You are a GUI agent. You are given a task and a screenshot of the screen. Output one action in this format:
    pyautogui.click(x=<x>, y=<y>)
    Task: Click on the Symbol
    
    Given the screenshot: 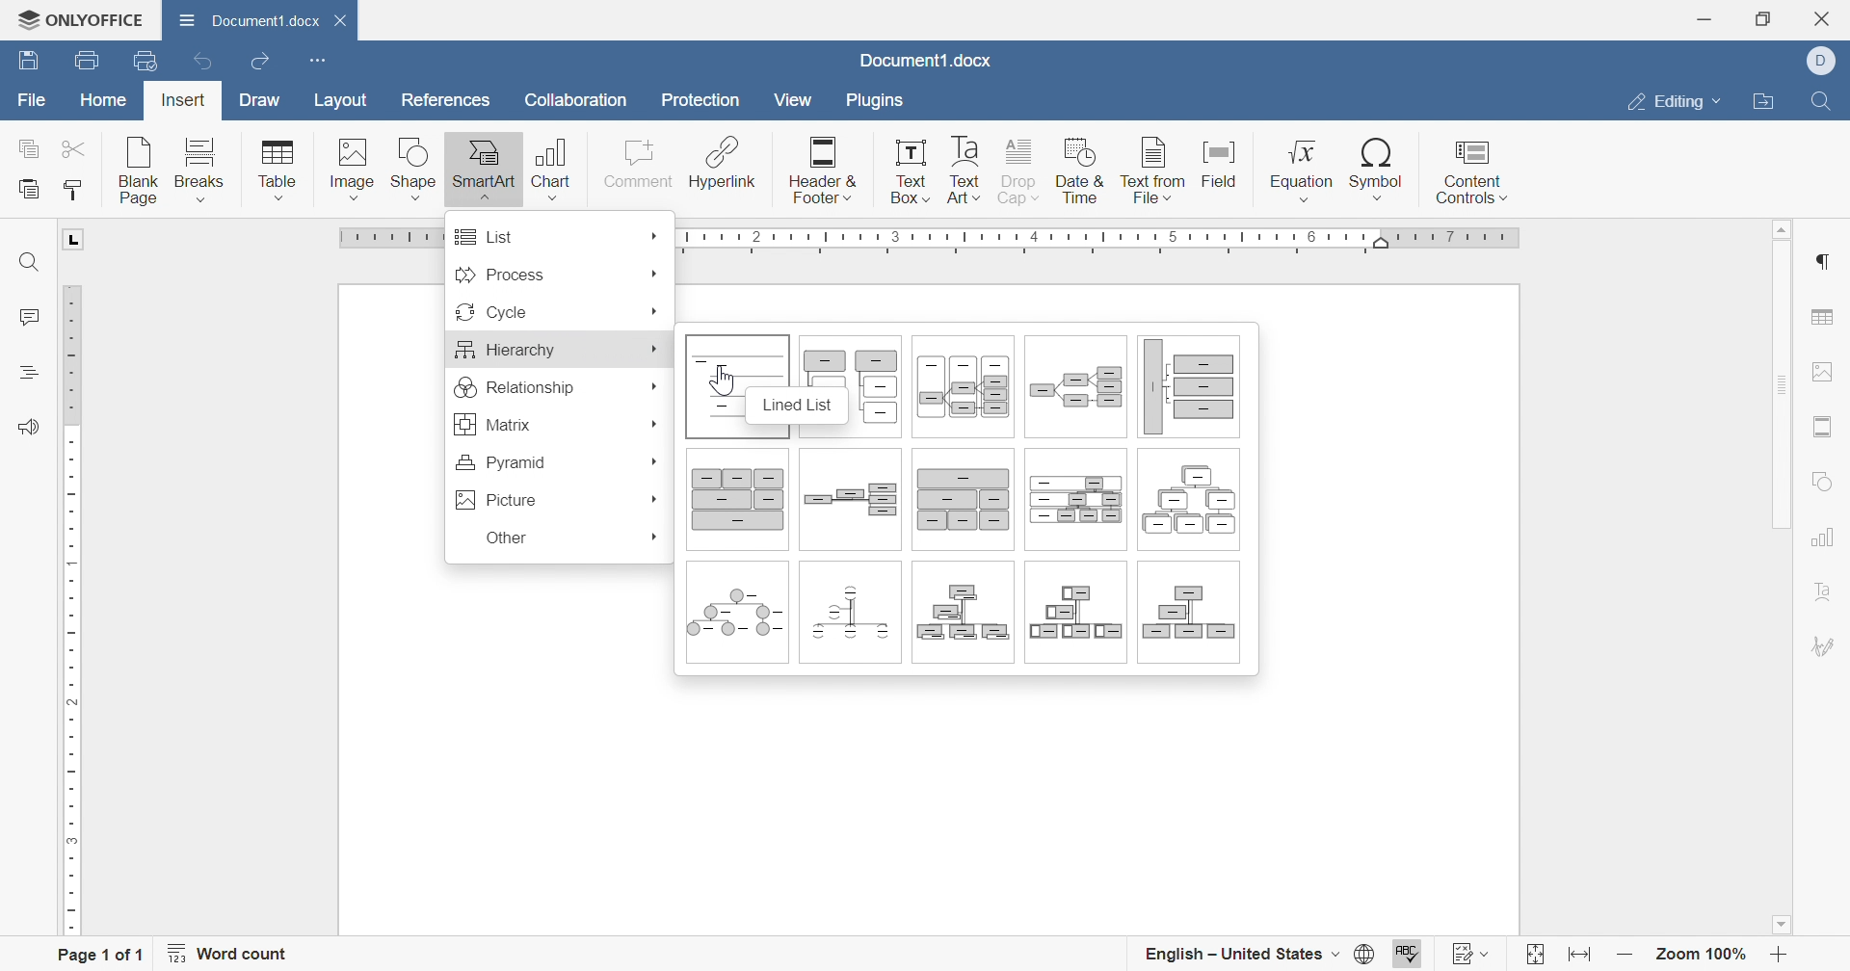 What is the action you would take?
    pyautogui.click(x=1378, y=171)
    